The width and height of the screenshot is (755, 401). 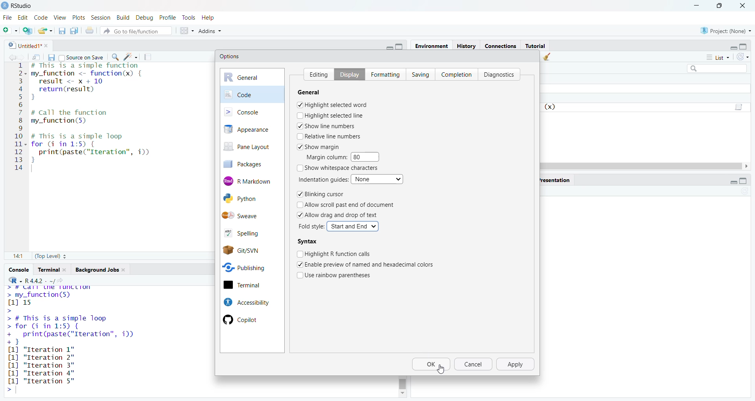 I want to click on allow drag and drop of text, so click(x=338, y=215).